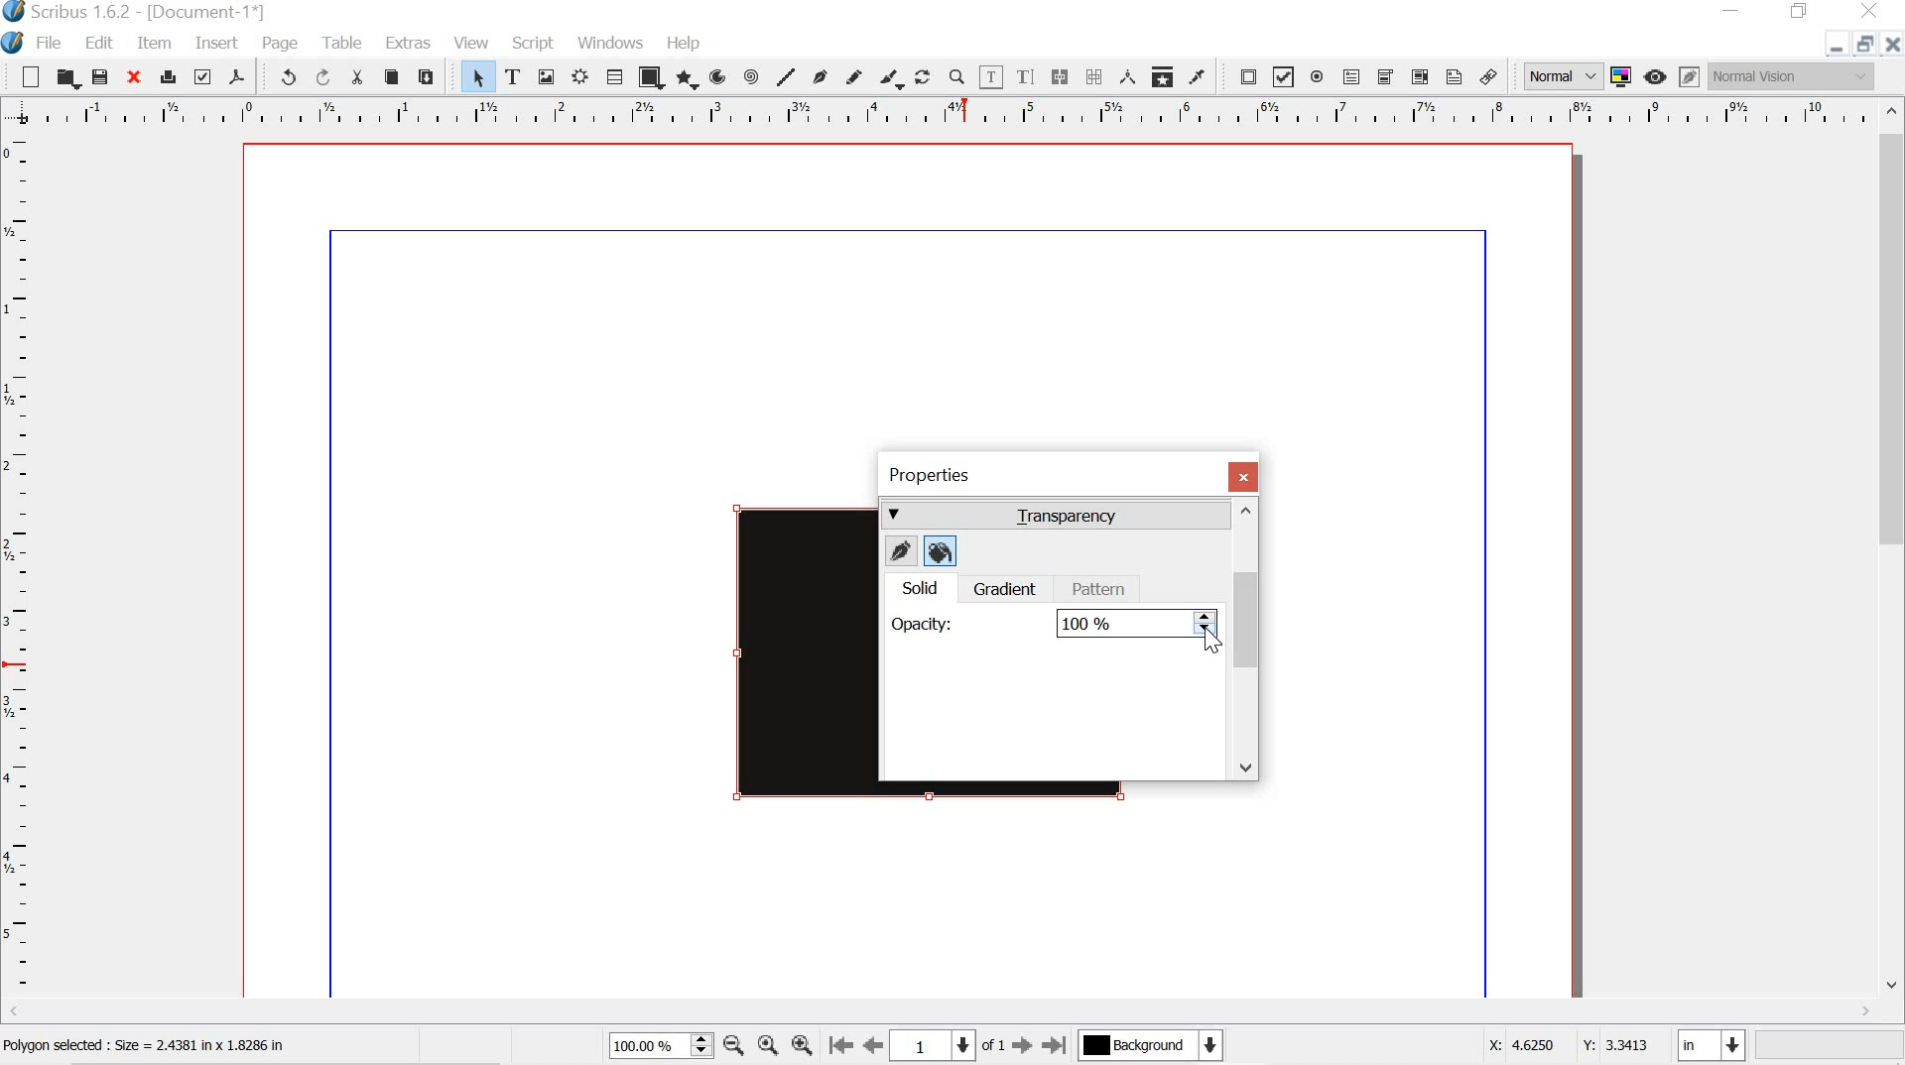  Describe the element at coordinates (1150, 1046) in the screenshot. I see `Background` at that location.